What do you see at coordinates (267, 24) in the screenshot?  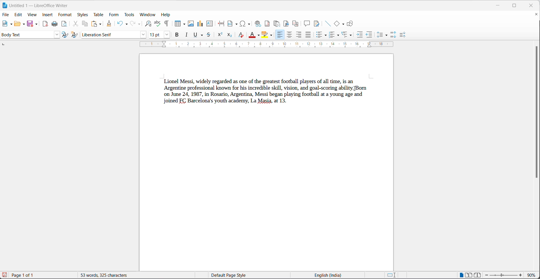 I see `insert footnote` at bounding box center [267, 24].